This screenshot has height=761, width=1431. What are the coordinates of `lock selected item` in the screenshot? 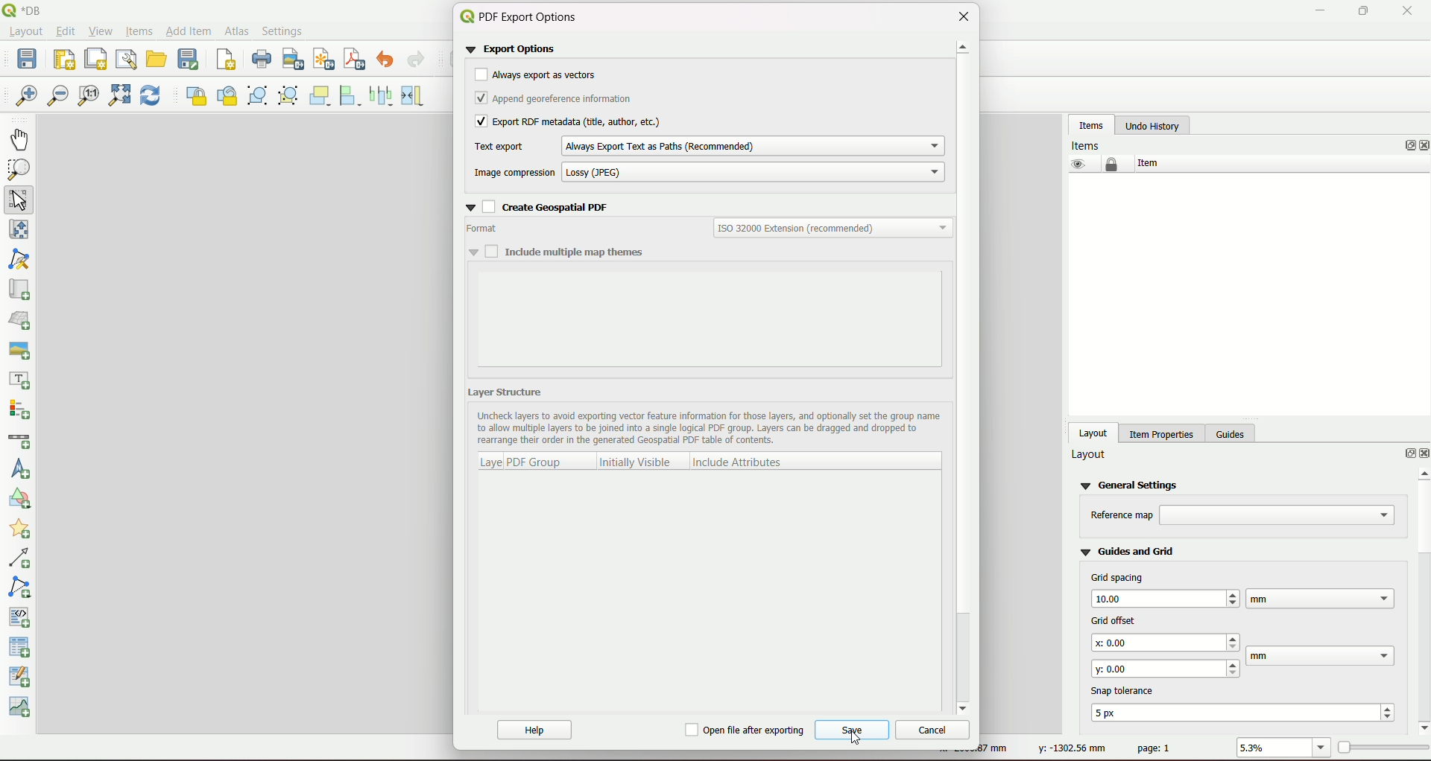 It's located at (194, 95).